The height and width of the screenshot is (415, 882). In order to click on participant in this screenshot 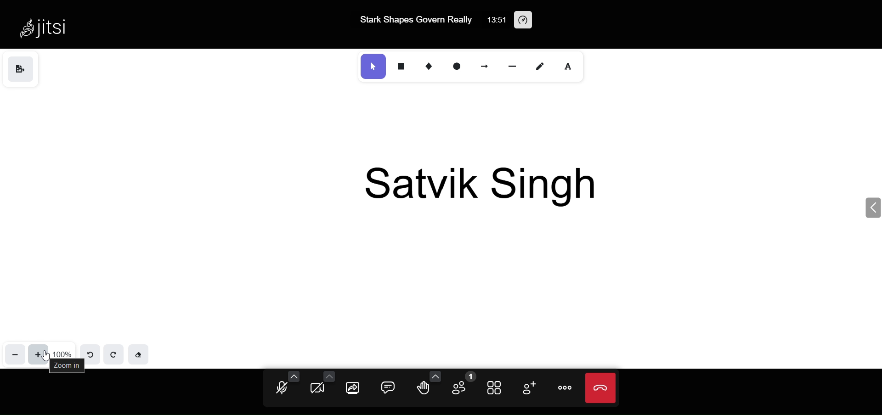, I will do `click(462, 386)`.